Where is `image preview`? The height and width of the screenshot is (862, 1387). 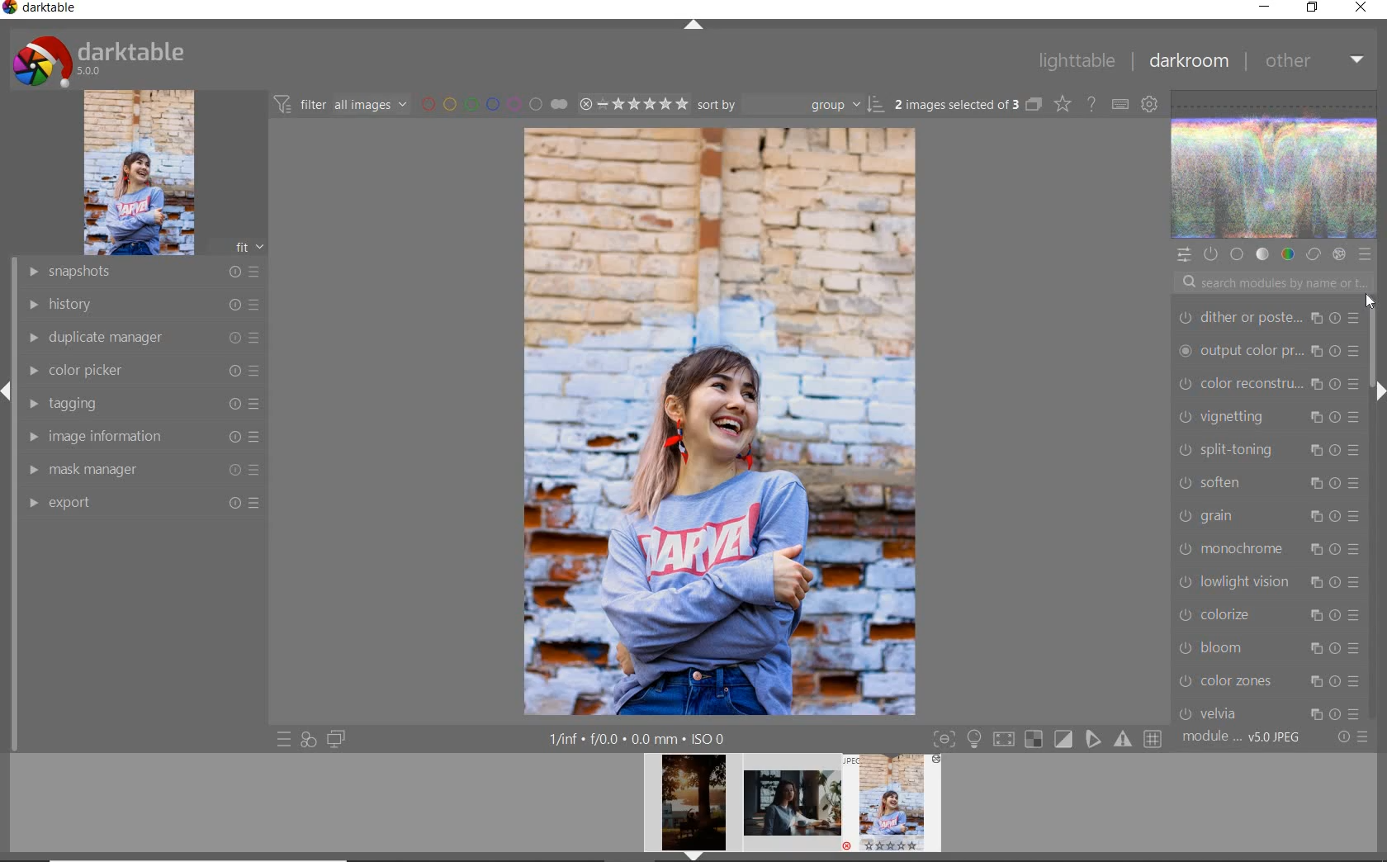 image preview is located at coordinates (689, 808).